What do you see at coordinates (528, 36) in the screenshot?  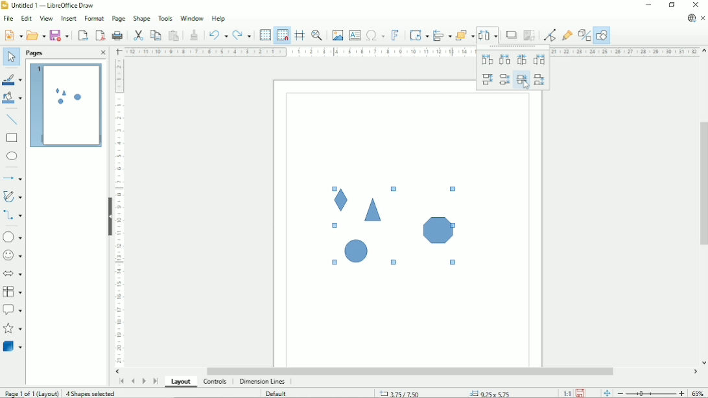 I see `Crop image` at bounding box center [528, 36].